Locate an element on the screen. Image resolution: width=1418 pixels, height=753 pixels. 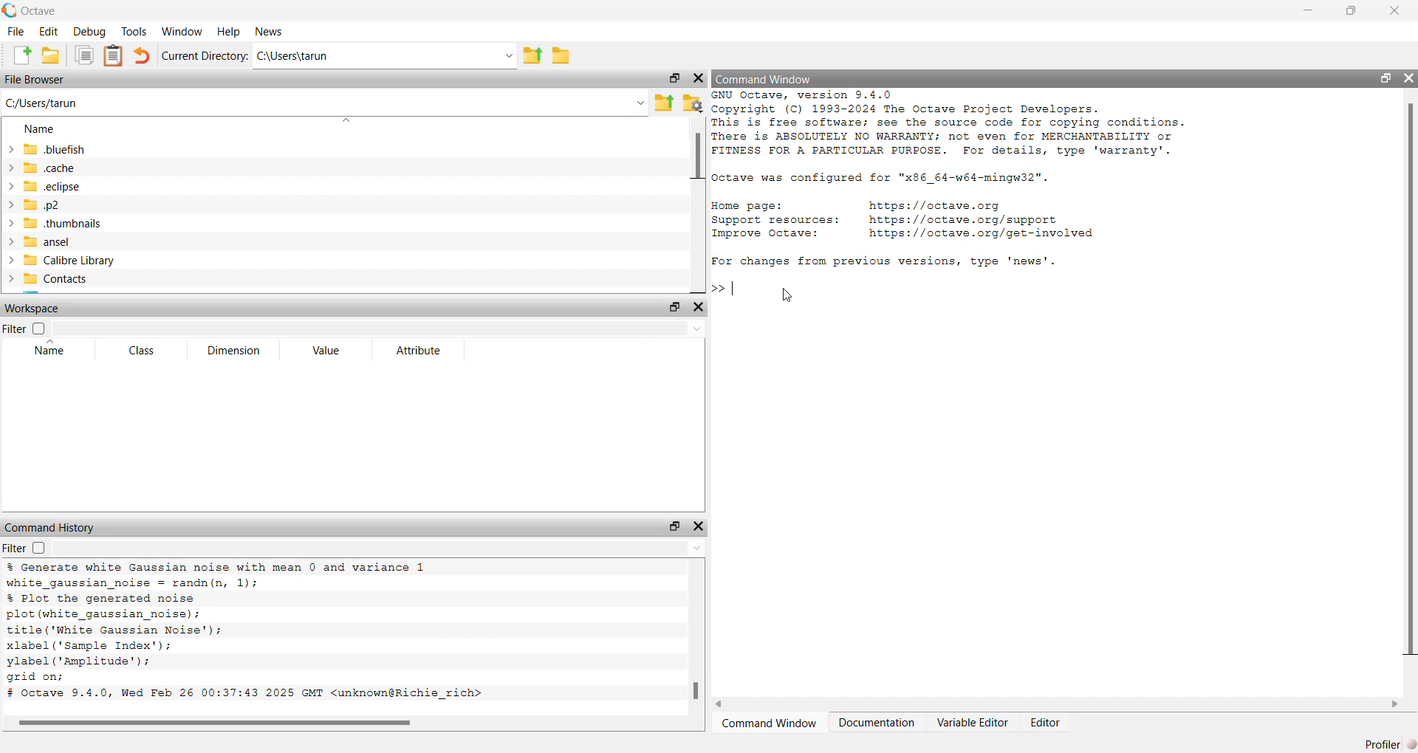
create new is located at coordinates (21, 55).